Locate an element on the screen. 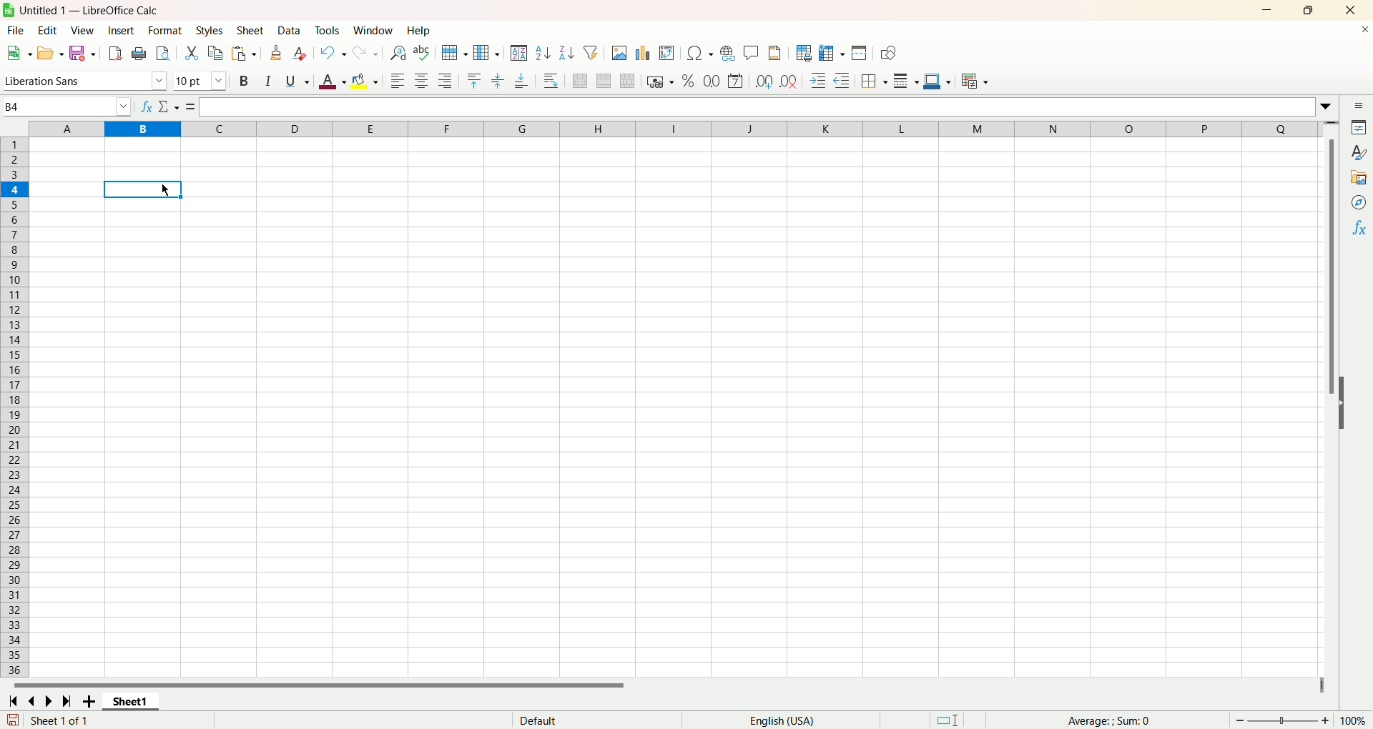  expand formula is located at coordinates (1329, 106).